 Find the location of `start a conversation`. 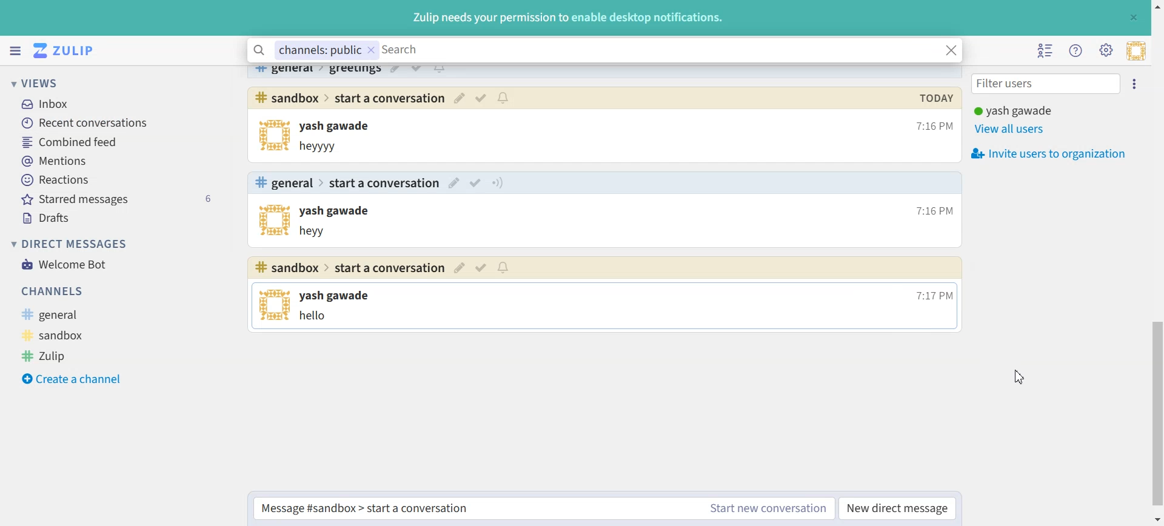

start a conversation is located at coordinates (390, 267).